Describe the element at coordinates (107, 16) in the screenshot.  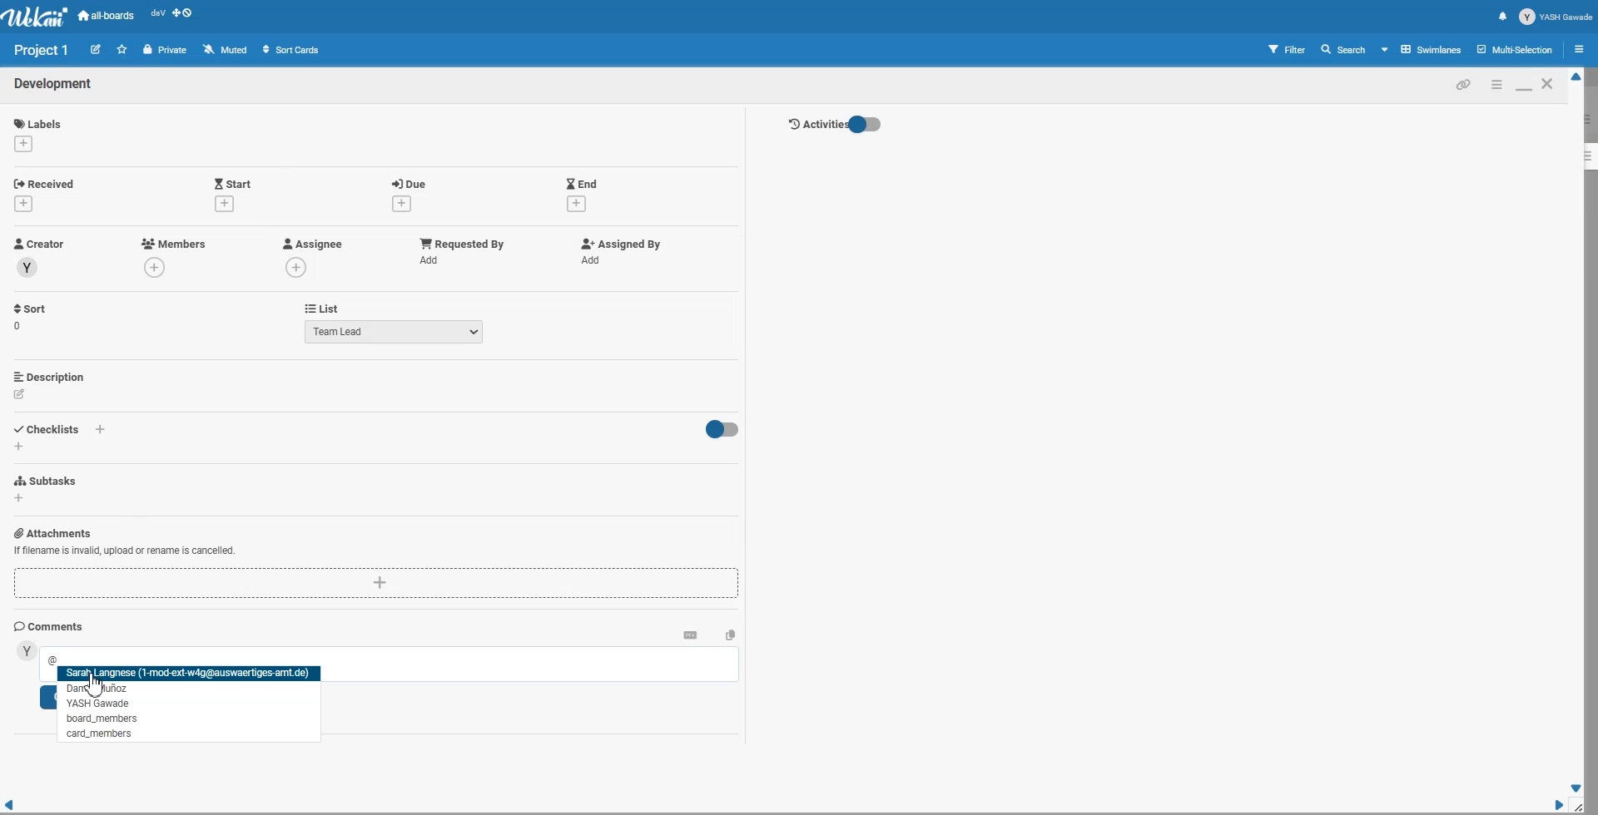
I see `all-boards` at that location.